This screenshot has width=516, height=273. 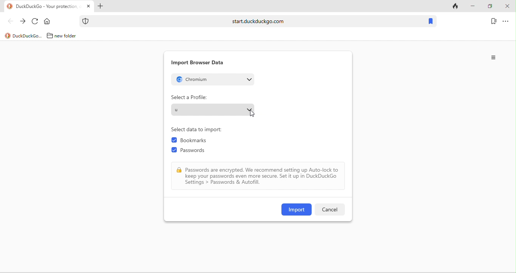 What do you see at coordinates (213, 79) in the screenshot?
I see `select browser` at bounding box center [213, 79].